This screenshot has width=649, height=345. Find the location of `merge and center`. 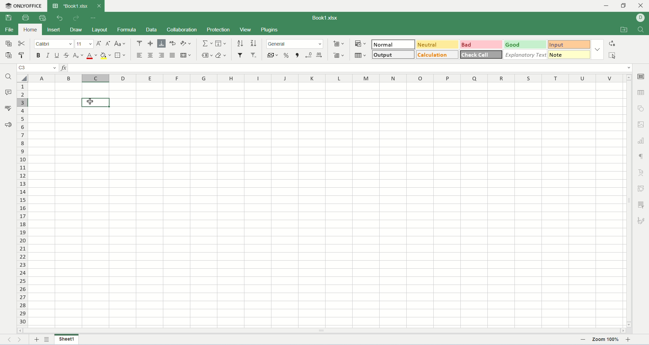

merge and center is located at coordinates (186, 55).